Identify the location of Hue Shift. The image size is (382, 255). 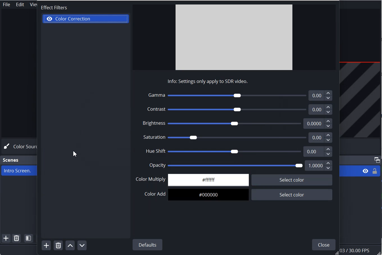
(238, 151).